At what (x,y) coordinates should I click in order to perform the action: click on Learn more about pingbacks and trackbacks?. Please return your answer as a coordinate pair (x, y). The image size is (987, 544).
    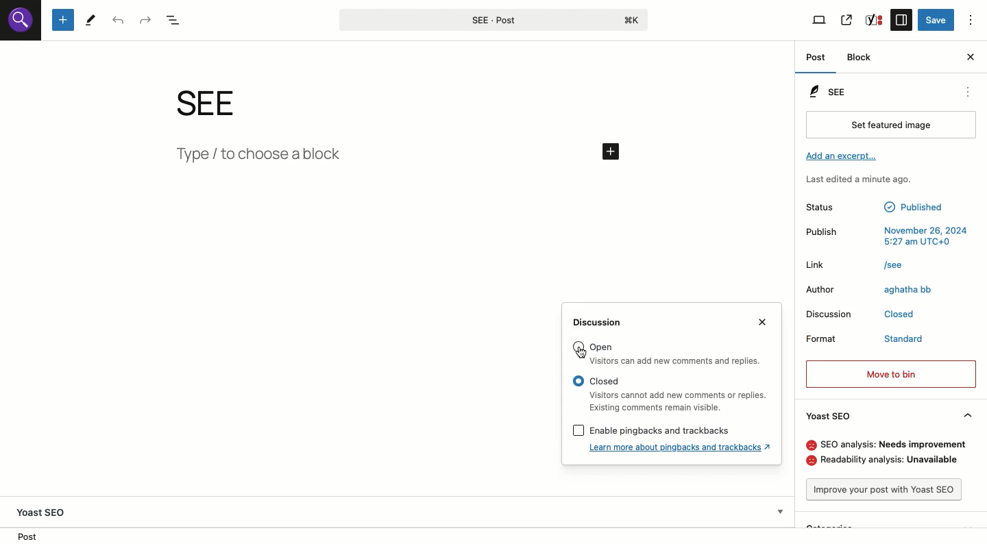
    Looking at the image, I should click on (678, 451).